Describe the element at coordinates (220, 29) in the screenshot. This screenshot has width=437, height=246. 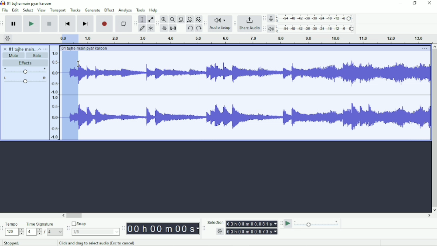
I see `Audio Setup` at that location.